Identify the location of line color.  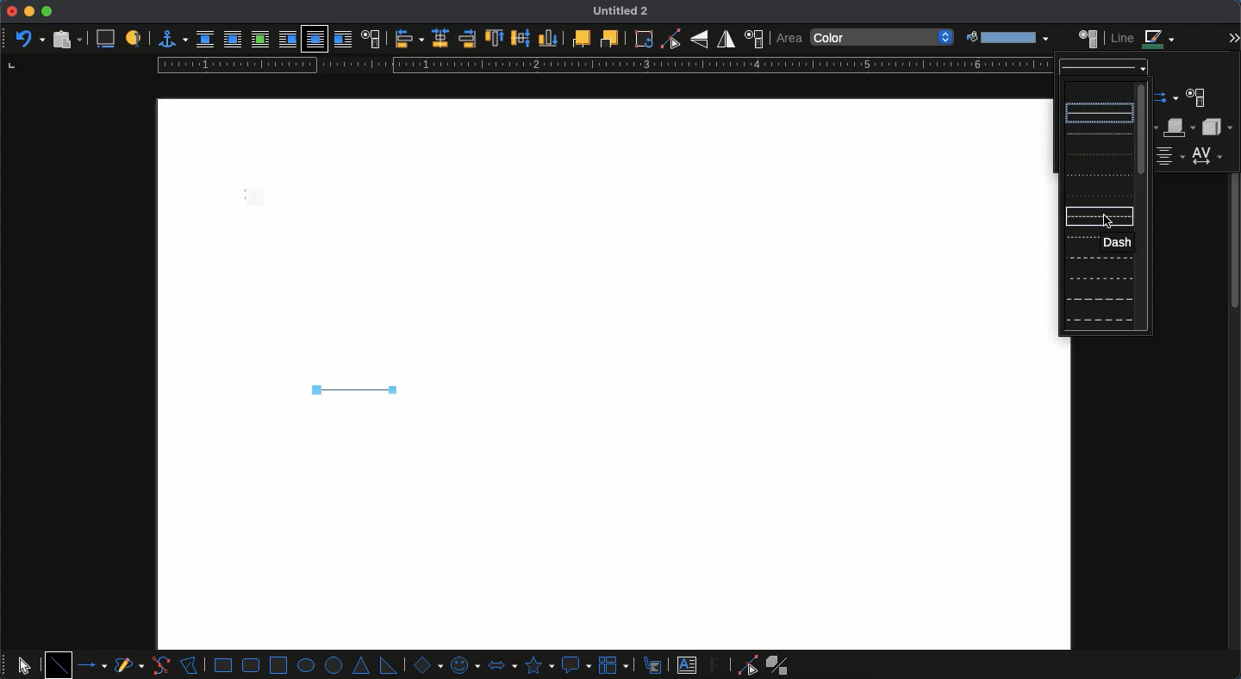
(1144, 39).